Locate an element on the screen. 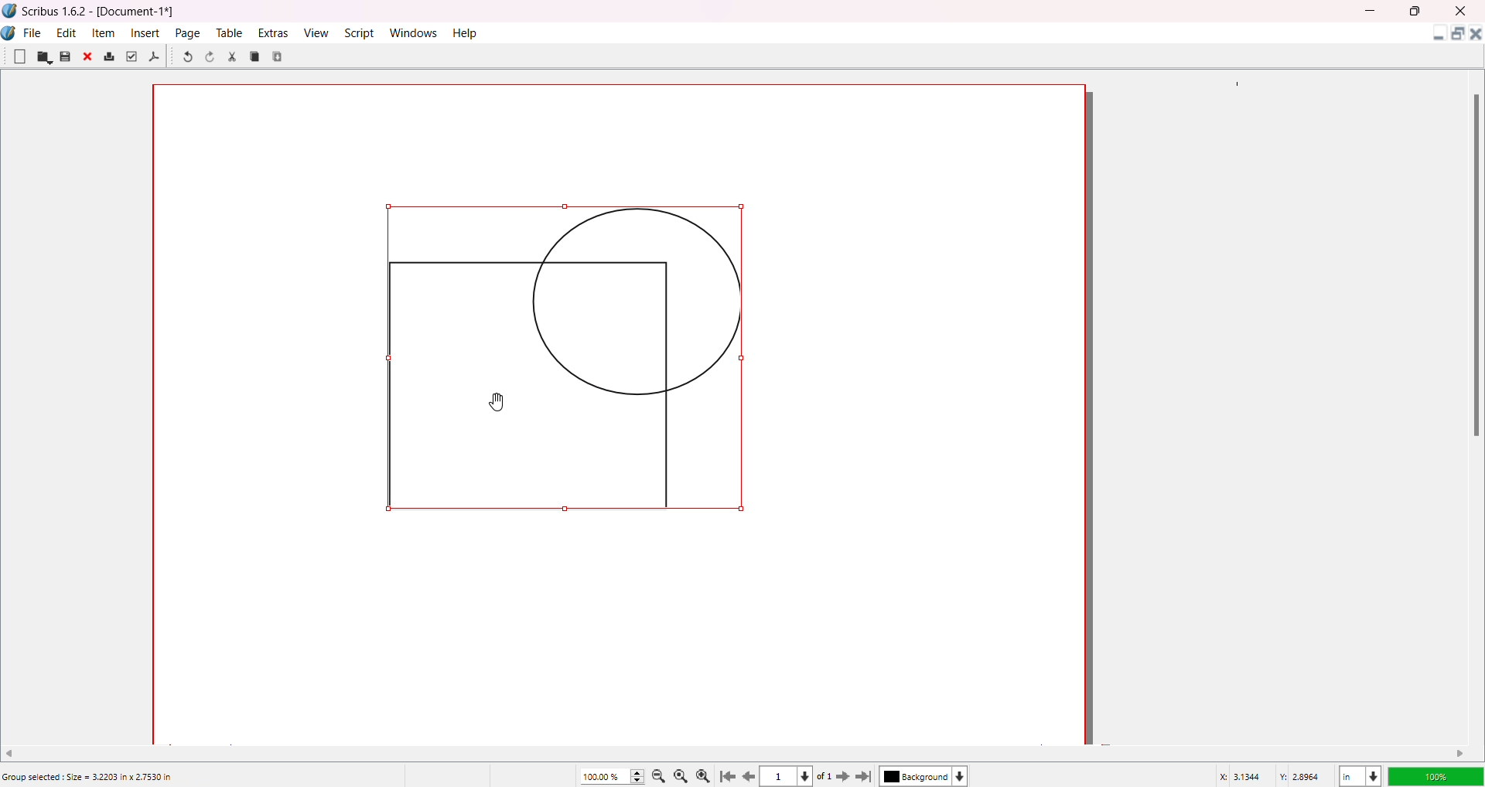 Image resolution: width=1485 pixels, height=787 pixels. Last is located at coordinates (865, 775).